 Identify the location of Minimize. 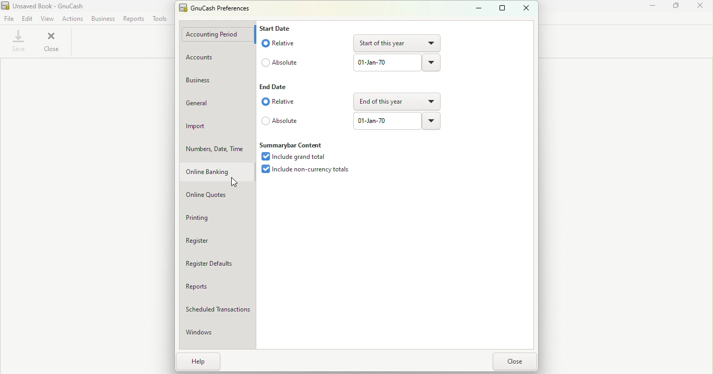
(652, 10).